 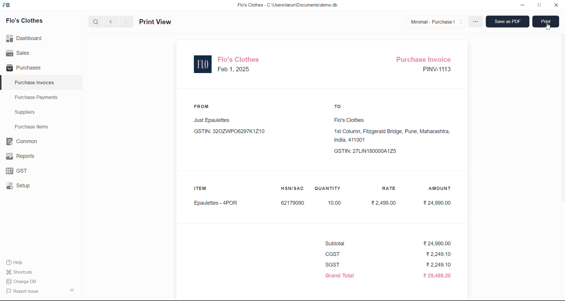 I want to click on Print, so click(x=546, y=20).